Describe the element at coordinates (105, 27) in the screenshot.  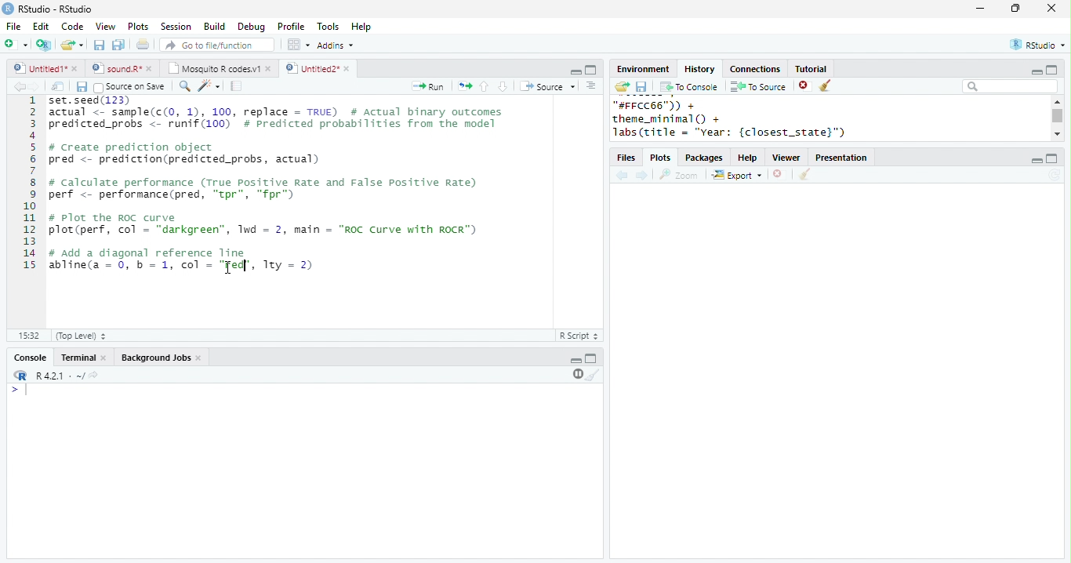
I see `View` at that location.